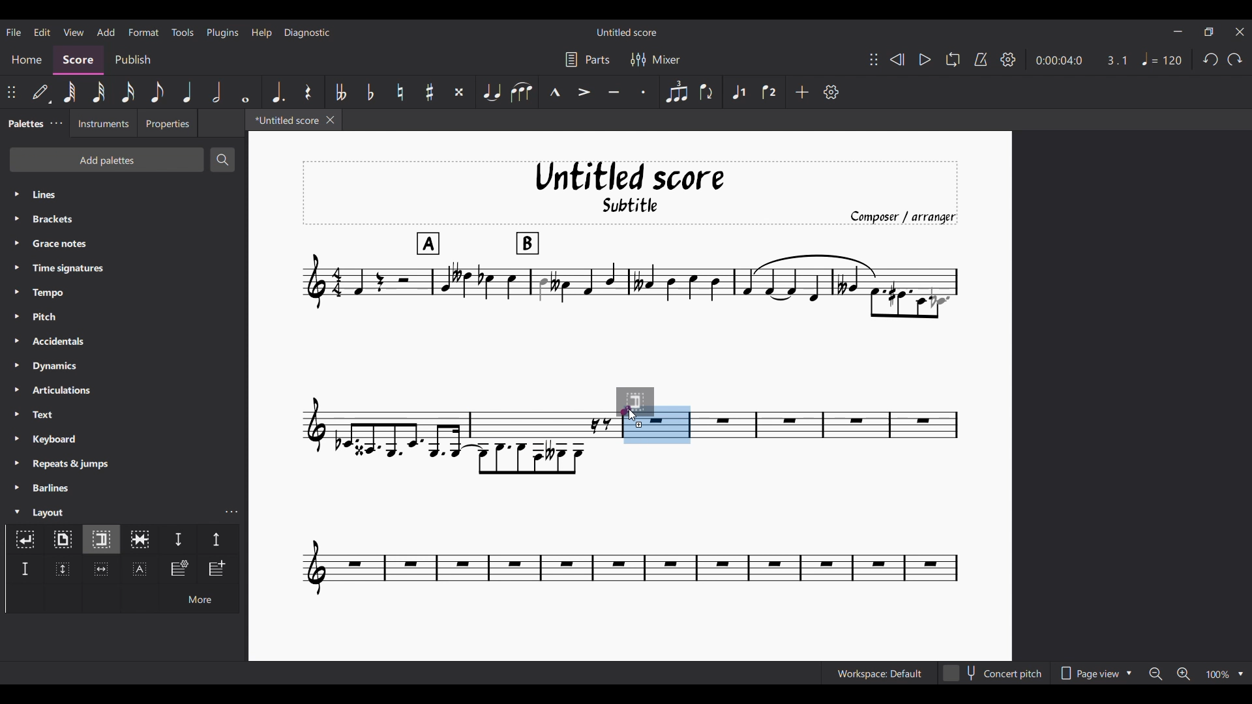  What do you see at coordinates (199, 598) in the screenshot?
I see `More options` at bounding box center [199, 598].